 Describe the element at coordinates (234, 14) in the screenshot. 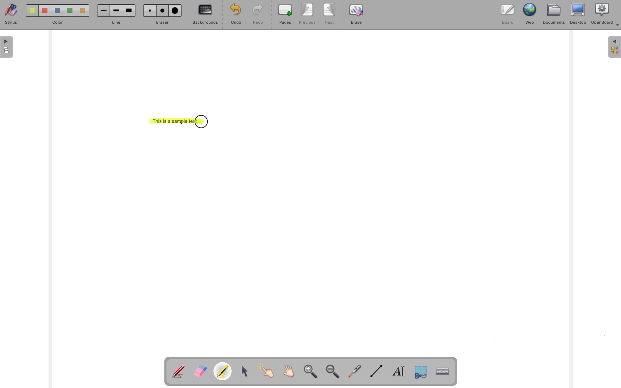

I see `undo` at that location.